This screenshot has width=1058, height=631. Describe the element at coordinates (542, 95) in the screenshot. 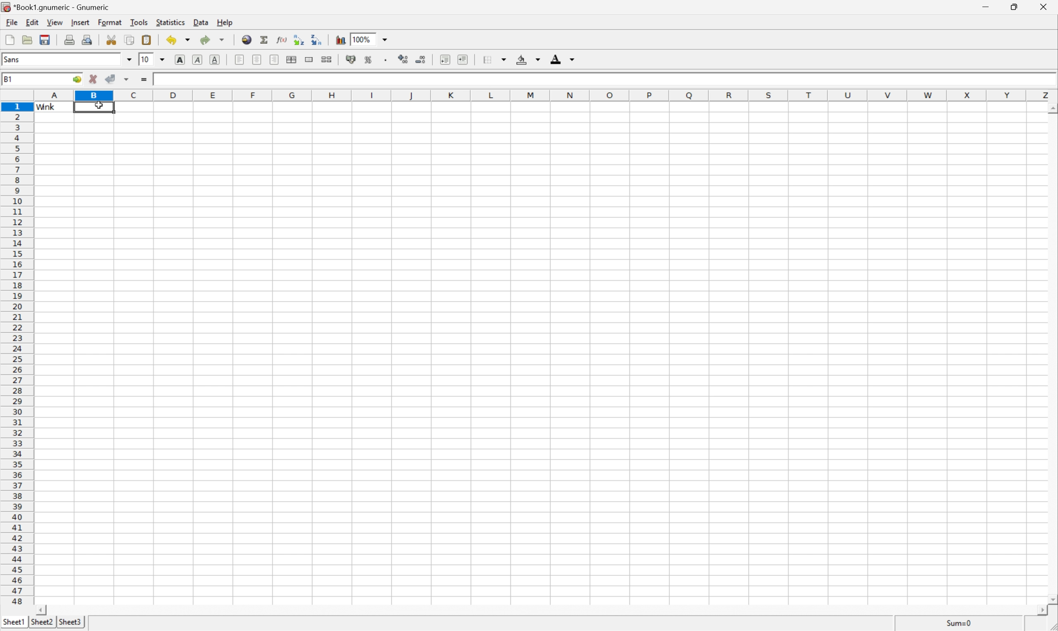

I see `column names` at that location.